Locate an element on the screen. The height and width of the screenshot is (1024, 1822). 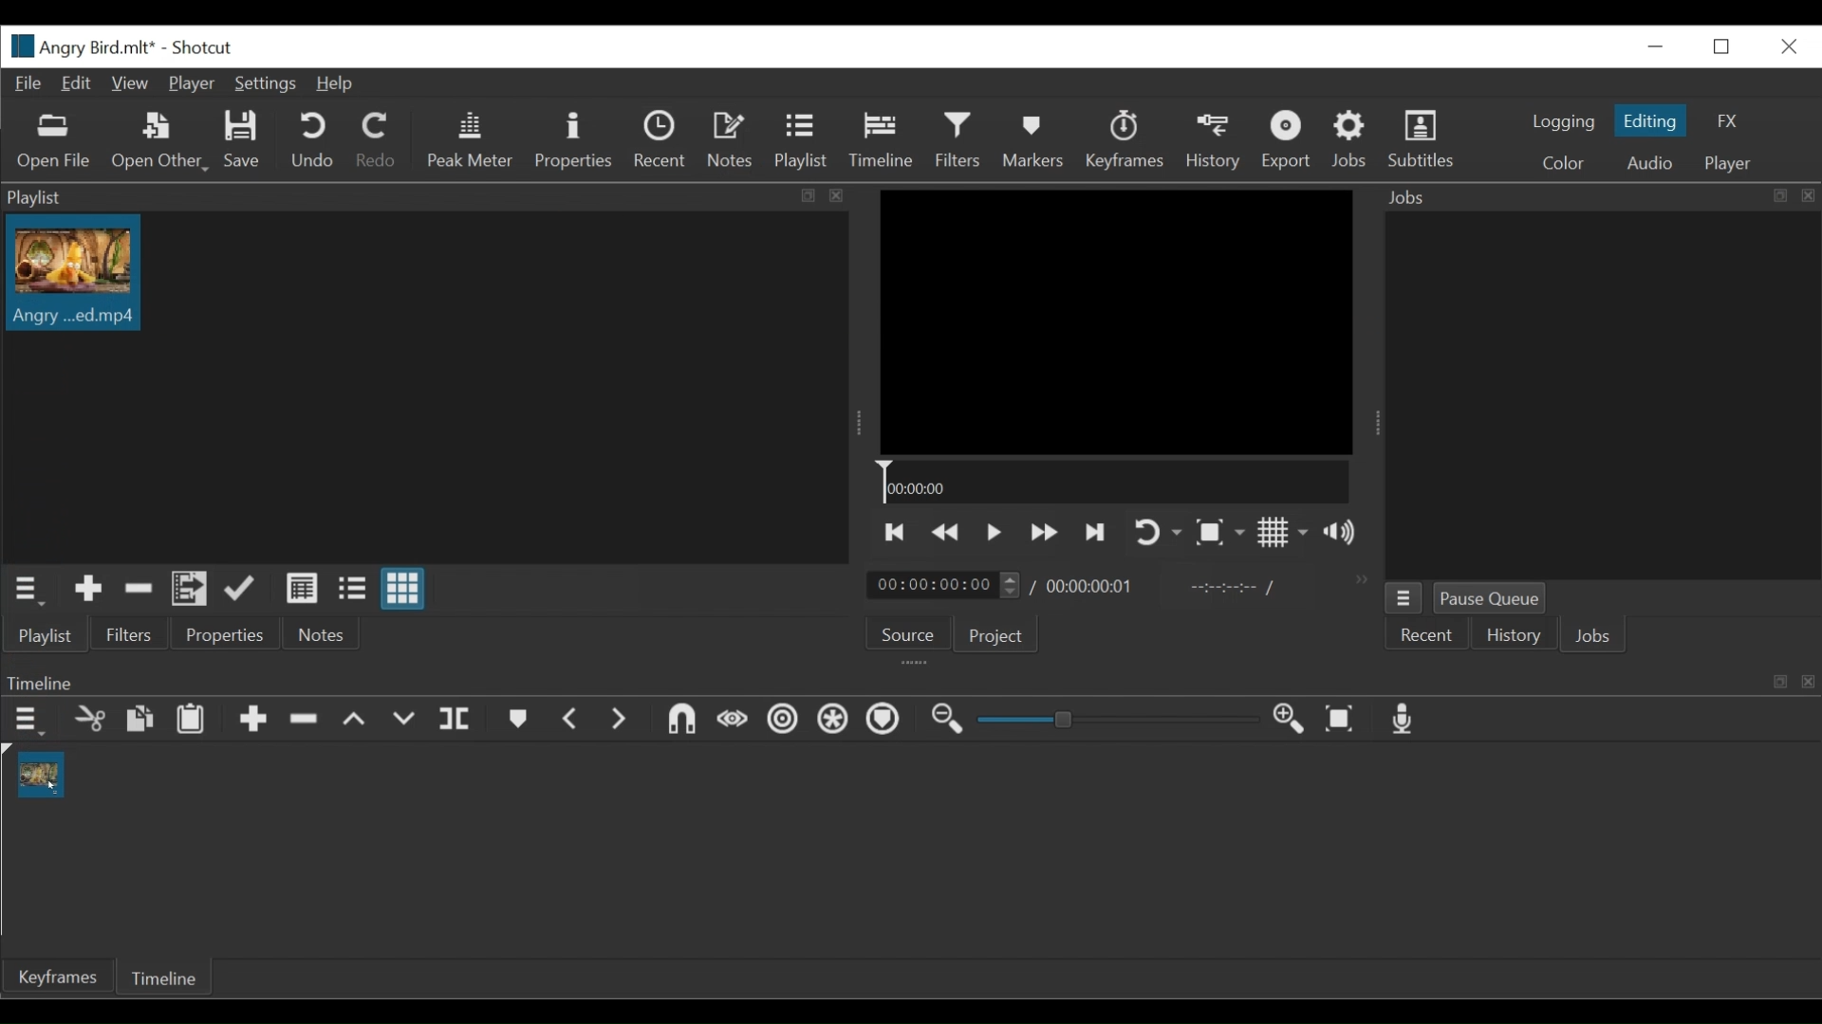
Clip is located at coordinates (37, 776).